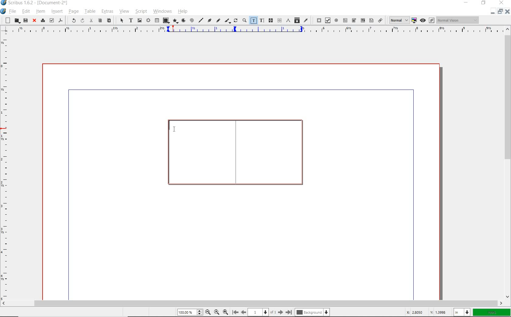 This screenshot has width=511, height=317. What do you see at coordinates (273, 312) in the screenshot?
I see `of 1` at bounding box center [273, 312].